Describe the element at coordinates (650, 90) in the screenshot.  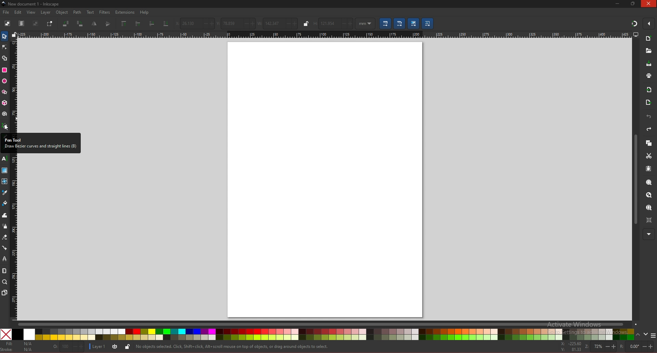
I see `import` at that location.